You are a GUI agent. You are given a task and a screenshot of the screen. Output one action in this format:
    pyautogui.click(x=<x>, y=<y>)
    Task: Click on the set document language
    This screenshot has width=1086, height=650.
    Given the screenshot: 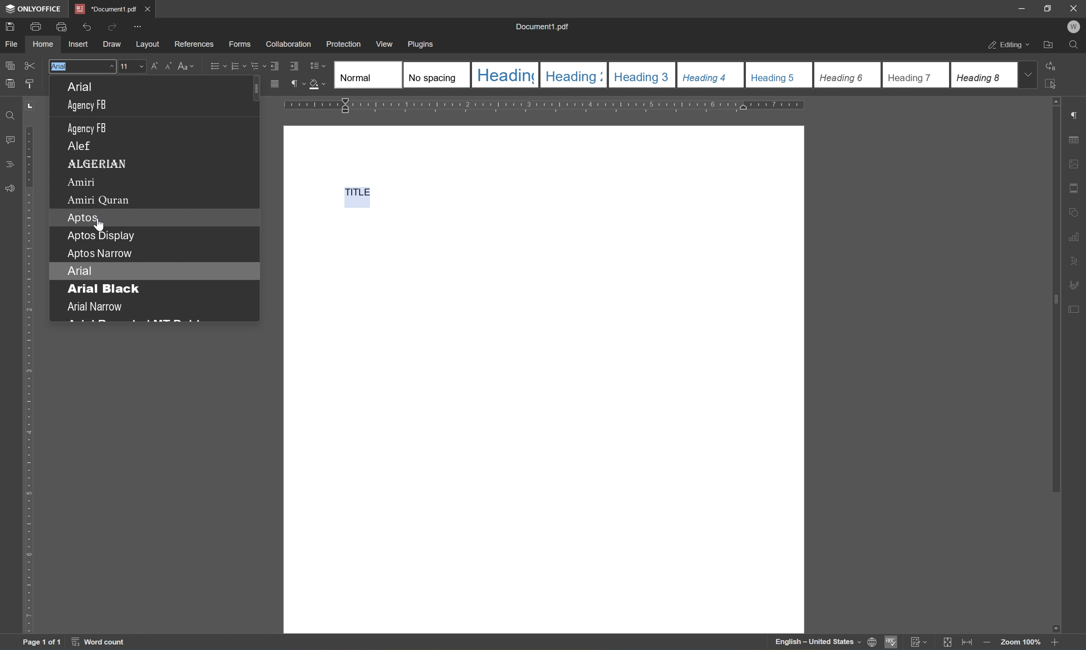 What is the action you would take?
    pyautogui.click(x=825, y=643)
    